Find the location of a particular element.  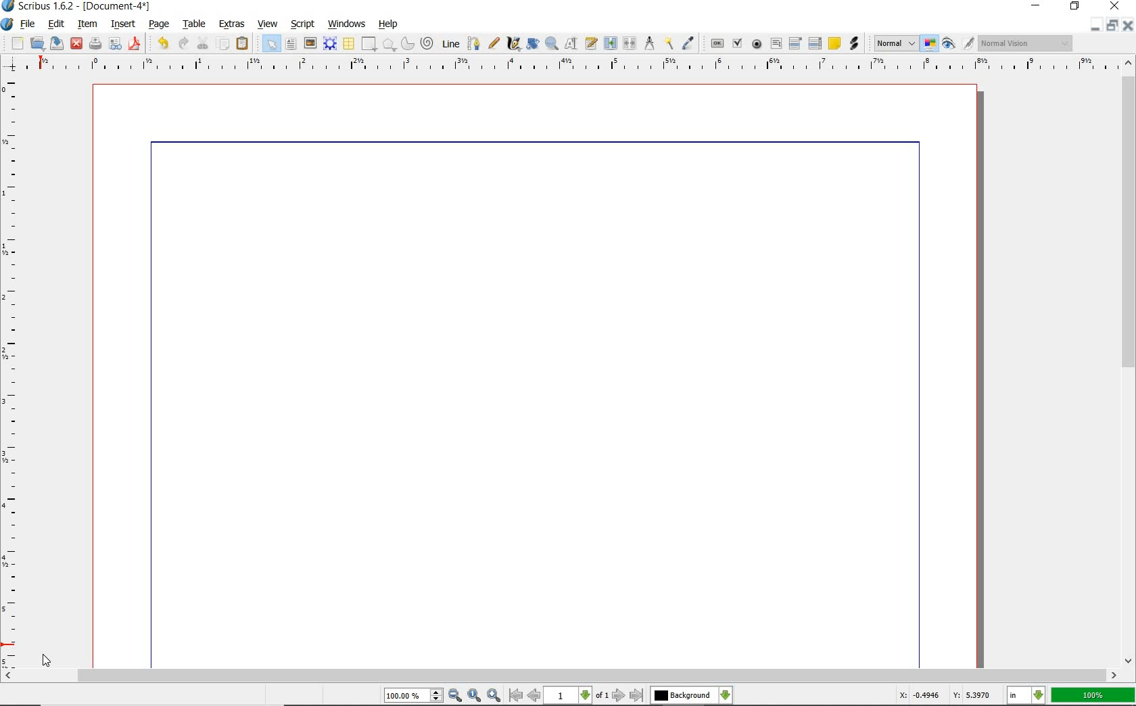

save is located at coordinates (57, 43).